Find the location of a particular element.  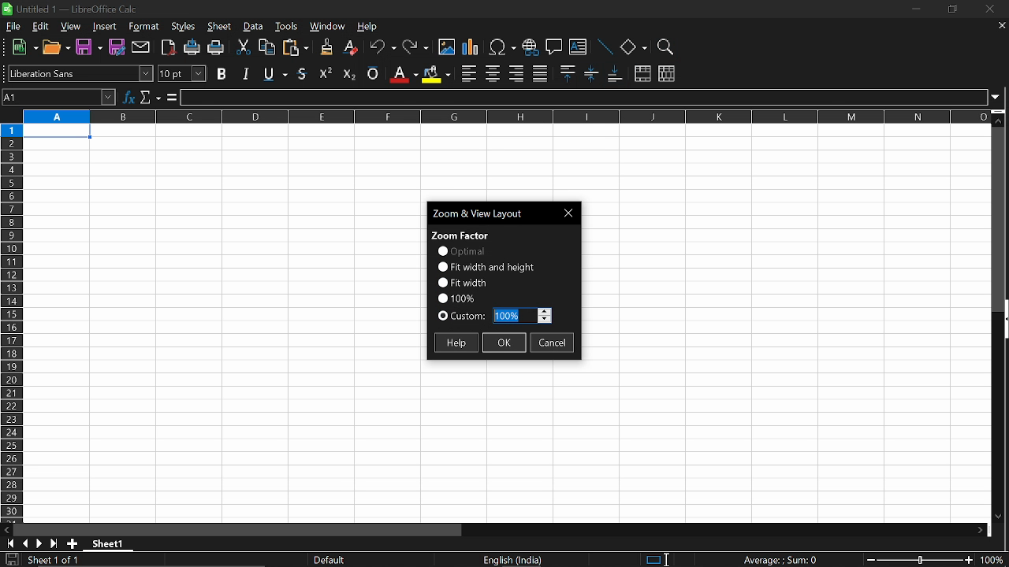

bold is located at coordinates (223, 73).